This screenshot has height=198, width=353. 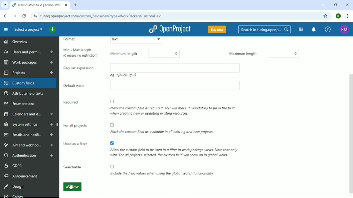 What do you see at coordinates (29, 114) in the screenshot?
I see `Calendars and dates` at bounding box center [29, 114].